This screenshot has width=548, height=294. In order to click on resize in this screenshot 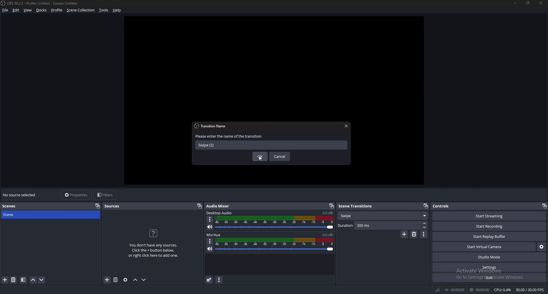, I will do `click(528, 3)`.